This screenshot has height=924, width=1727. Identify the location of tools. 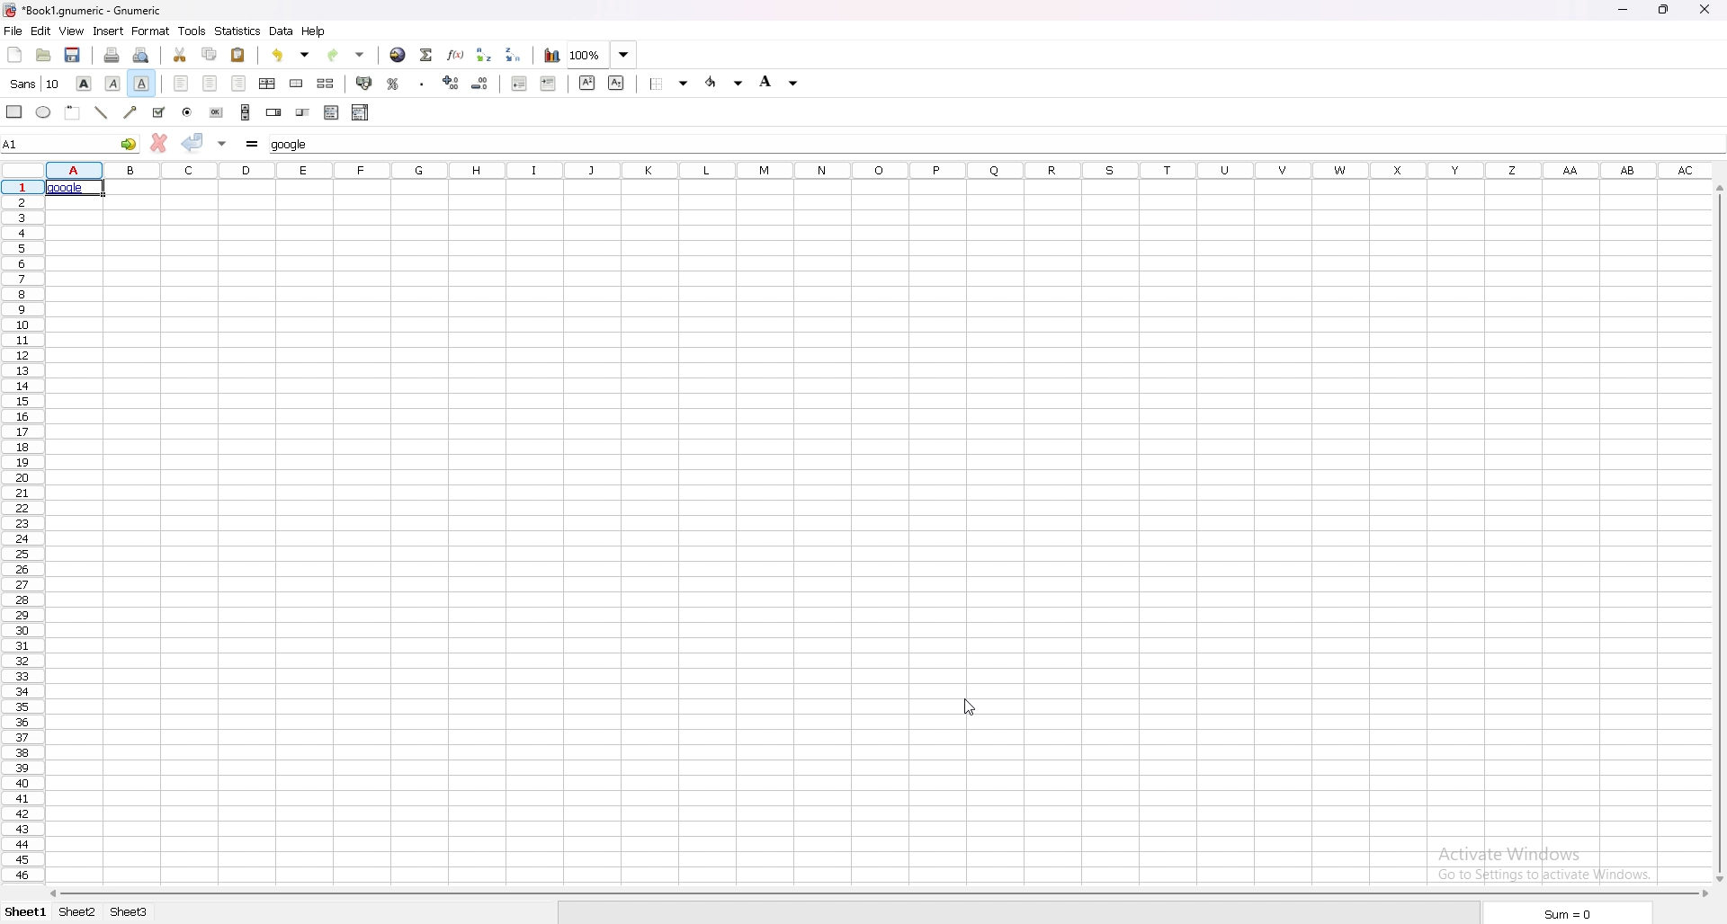
(192, 31).